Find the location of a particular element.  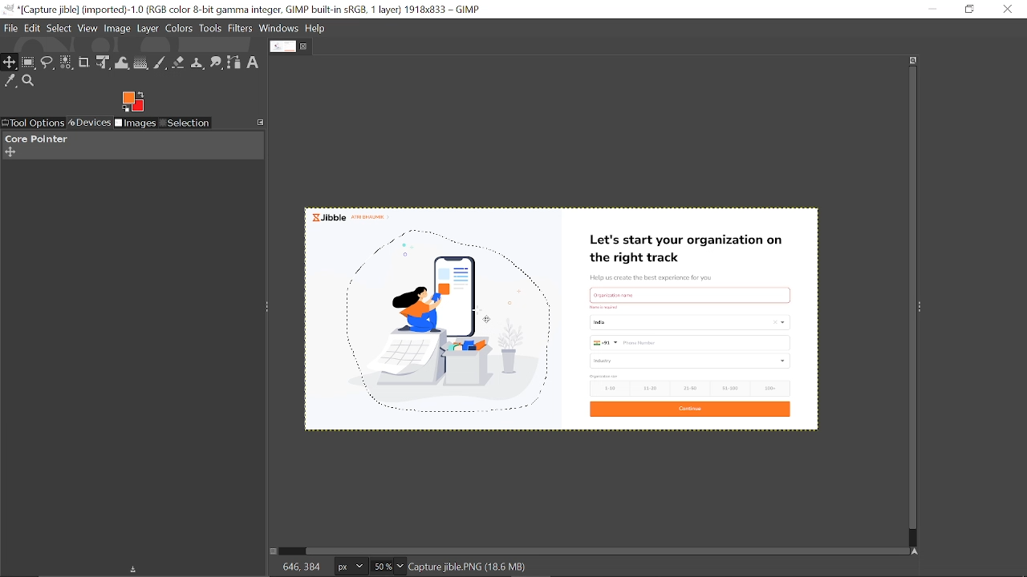

Cursor here is located at coordinates (482, 314).